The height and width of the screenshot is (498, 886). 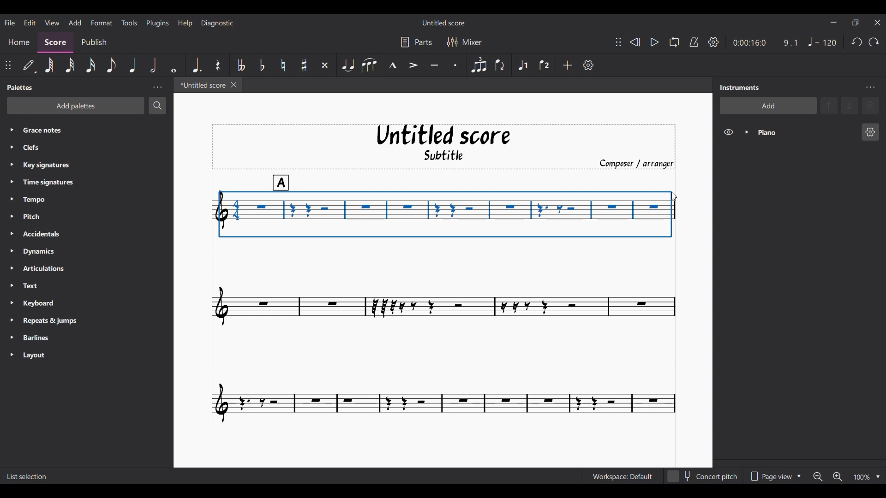 I want to click on Help menu, so click(x=186, y=23).